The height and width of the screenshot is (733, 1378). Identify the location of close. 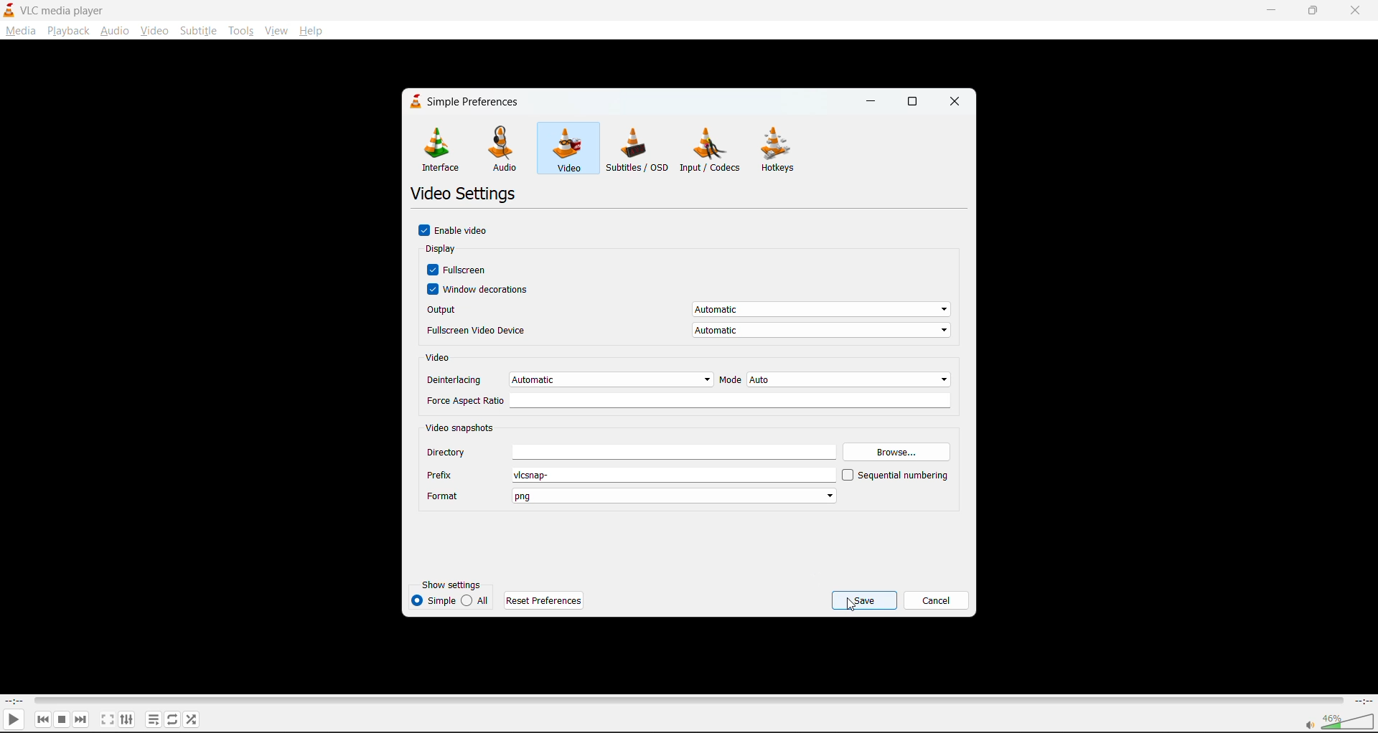
(956, 103).